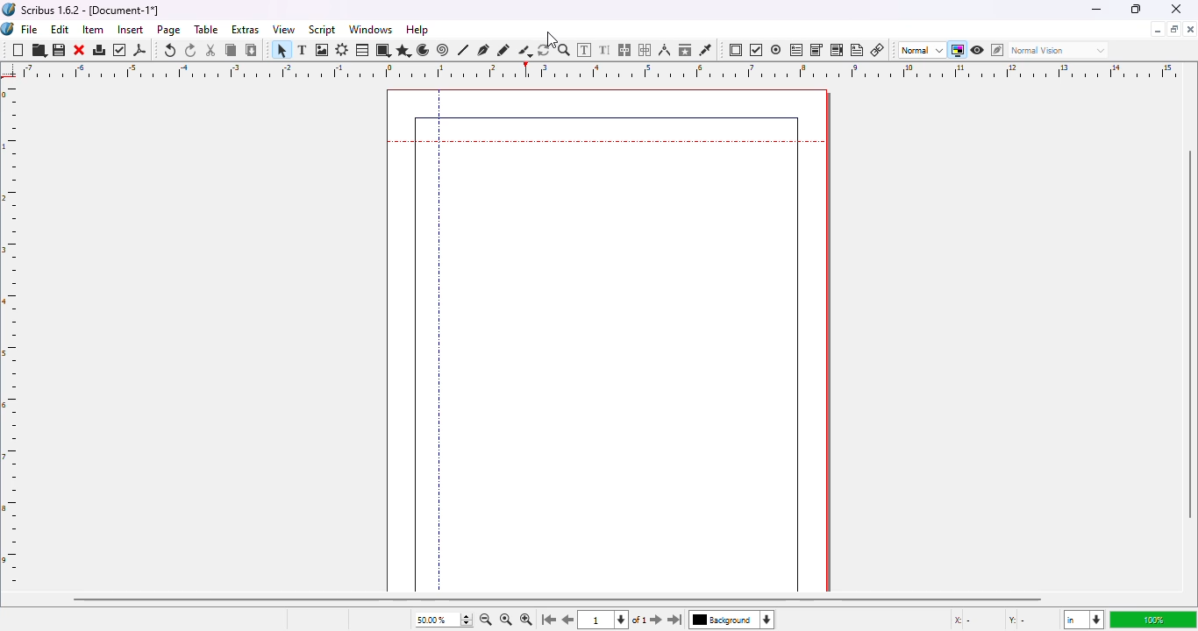 The height and width of the screenshot is (631, 1198). Describe the element at coordinates (678, 621) in the screenshot. I see `go to the last page` at that location.